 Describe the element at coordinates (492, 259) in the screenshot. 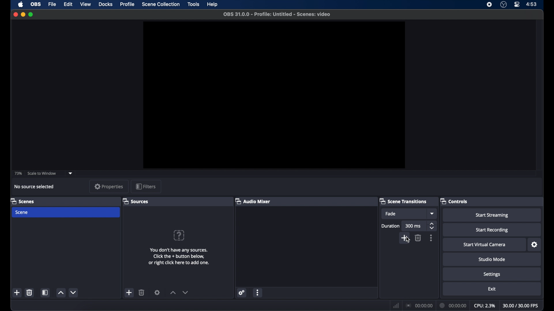

I see `studio mode` at that location.